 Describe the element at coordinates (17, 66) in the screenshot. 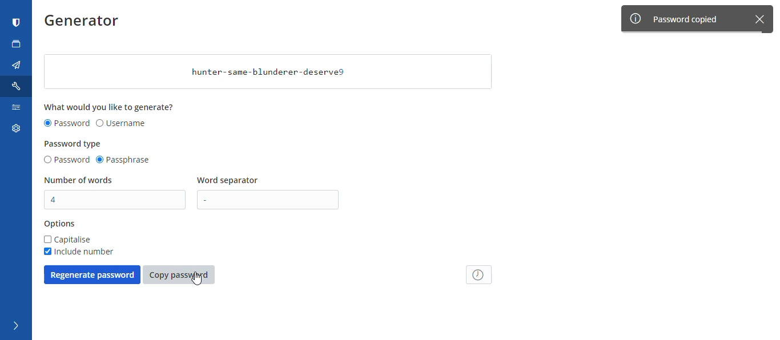

I see `send` at that location.